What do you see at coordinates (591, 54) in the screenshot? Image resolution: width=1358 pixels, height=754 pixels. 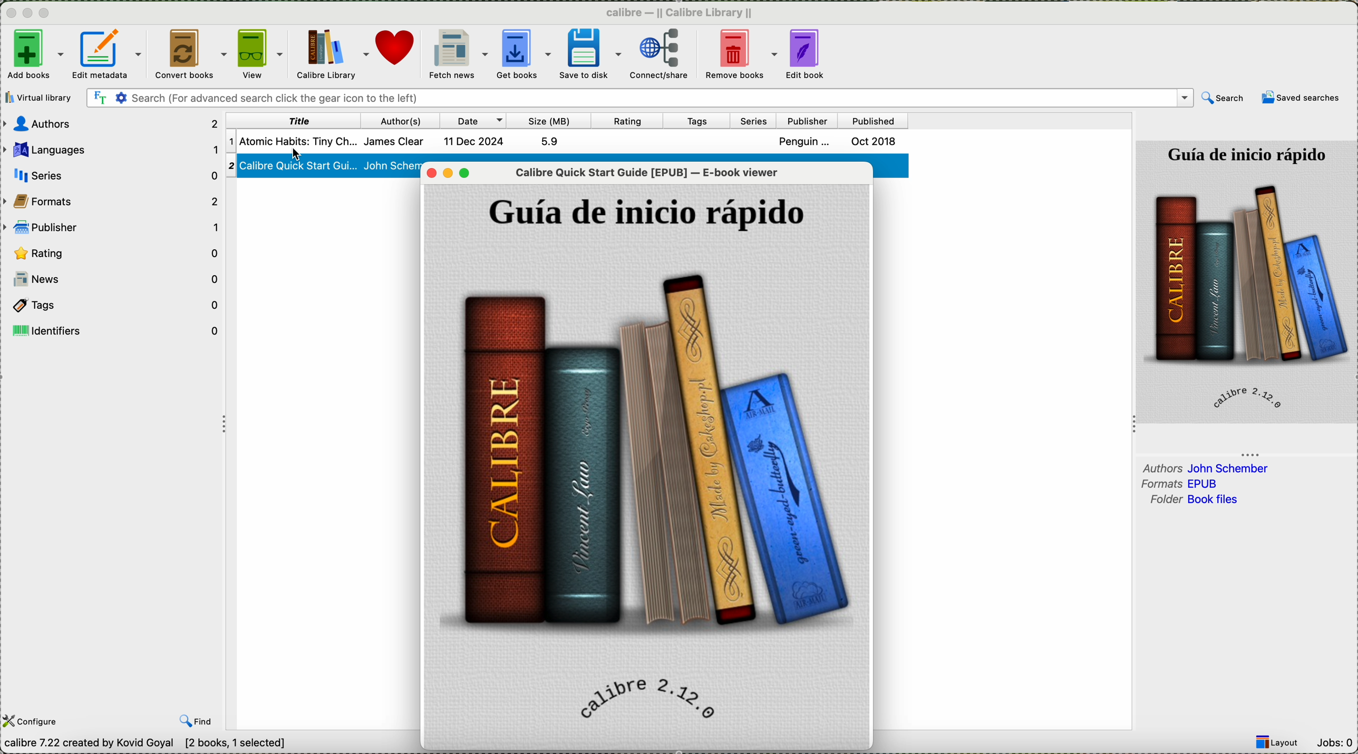 I see `save to disk` at bounding box center [591, 54].